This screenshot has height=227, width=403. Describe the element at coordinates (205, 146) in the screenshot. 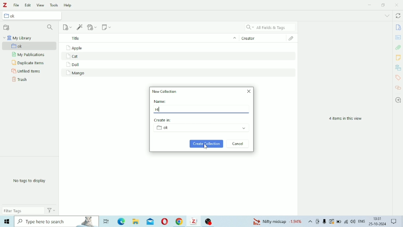

I see `Cursor` at that location.